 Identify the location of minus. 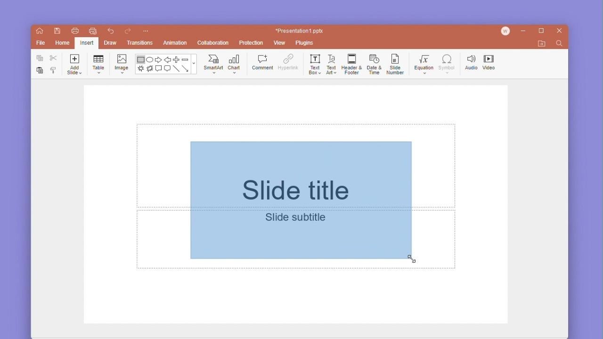
(185, 59).